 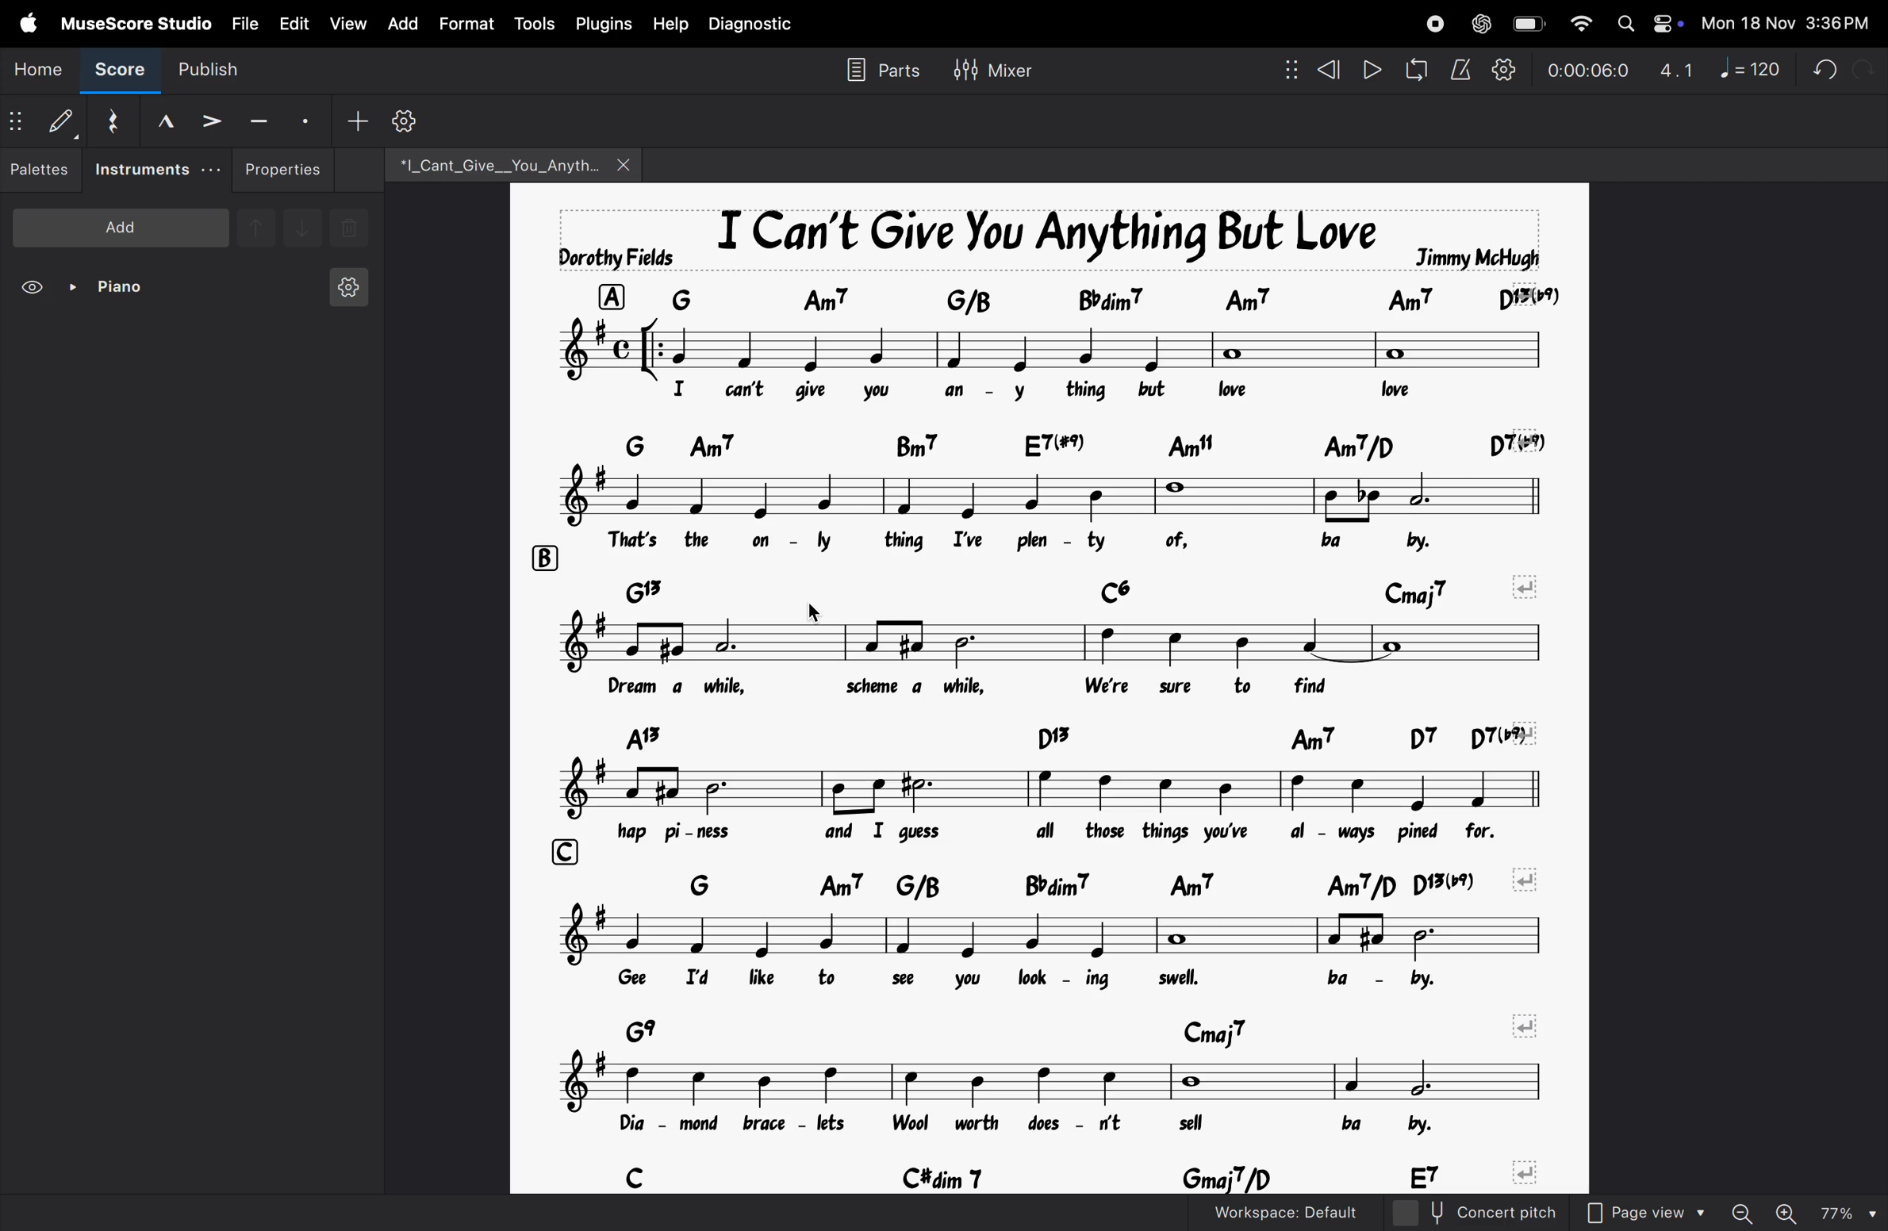 I want to click on parts, so click(x=880, y=70).